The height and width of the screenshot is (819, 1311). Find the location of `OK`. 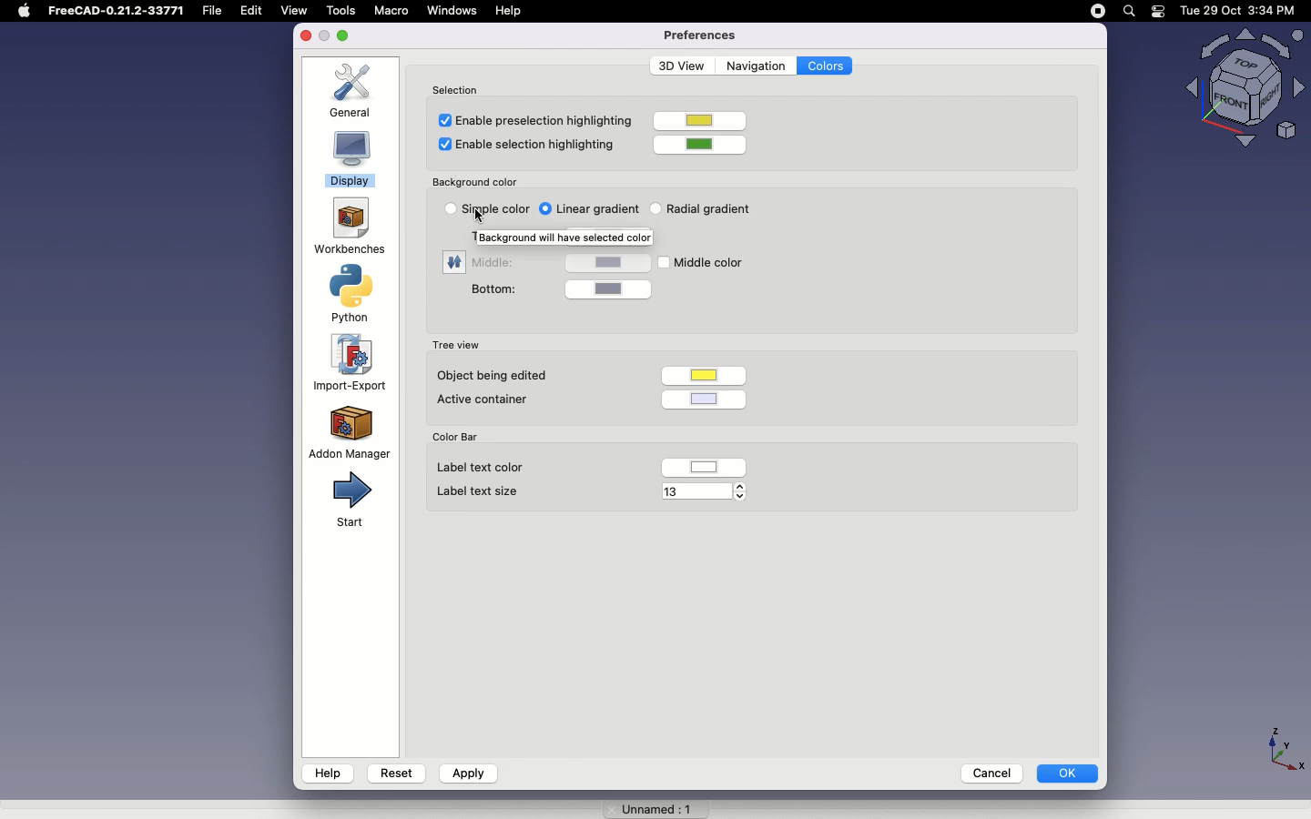

OK is located at coordinates (1069, 773).